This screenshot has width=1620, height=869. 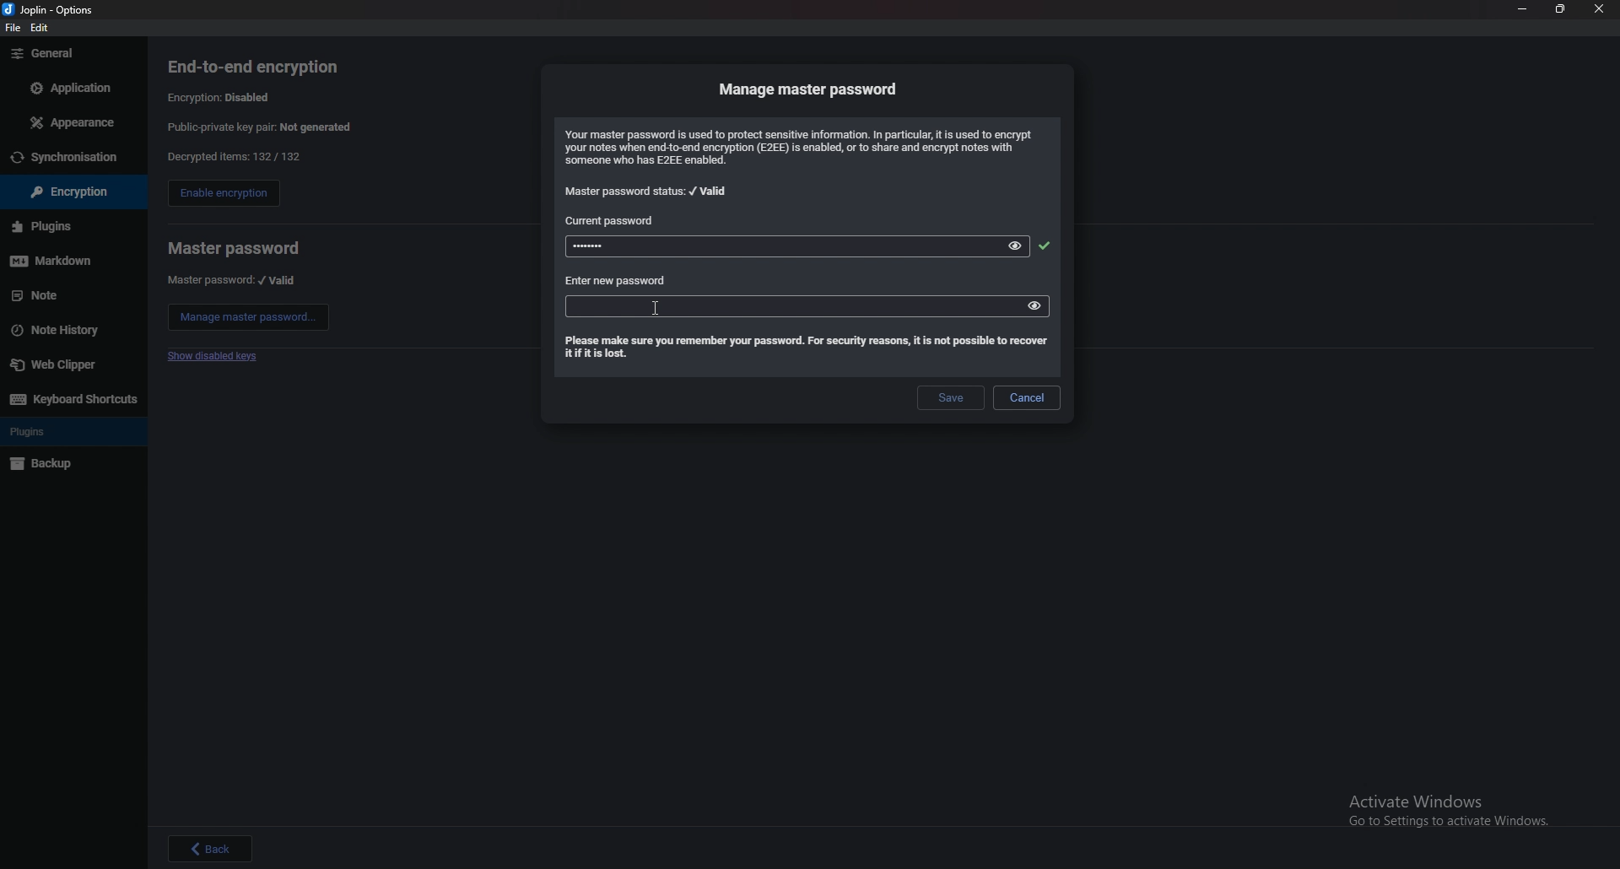 What do you see at coordinates (224, 96) in the screenshot?
I see `encryption` at bounding box center [224, 96].